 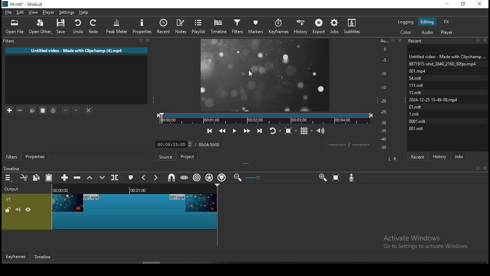 I want to click on toggle player looping, so click(x=274, y=130).